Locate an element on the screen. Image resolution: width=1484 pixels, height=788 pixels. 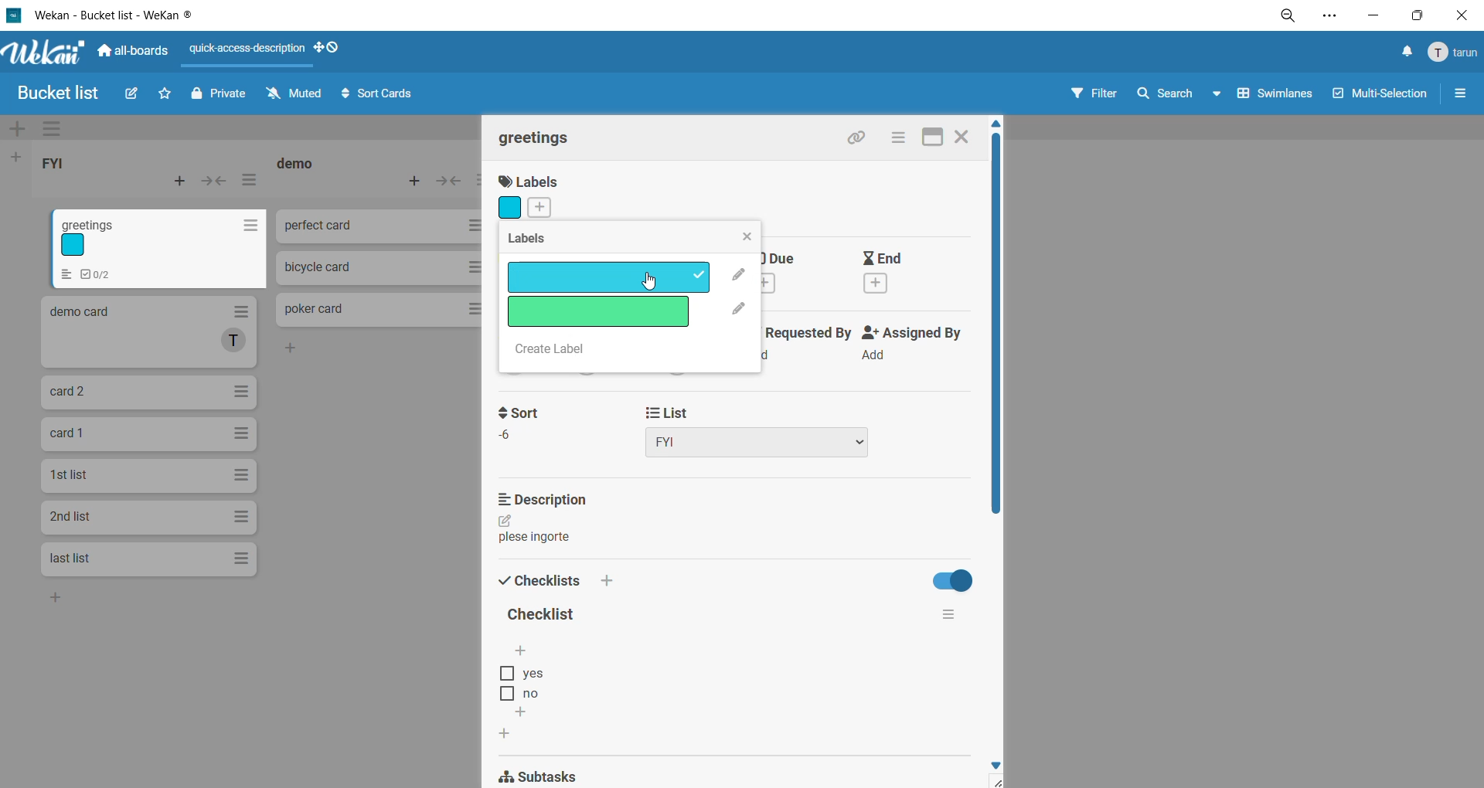
checklist title is located at coordinates (546, 616).